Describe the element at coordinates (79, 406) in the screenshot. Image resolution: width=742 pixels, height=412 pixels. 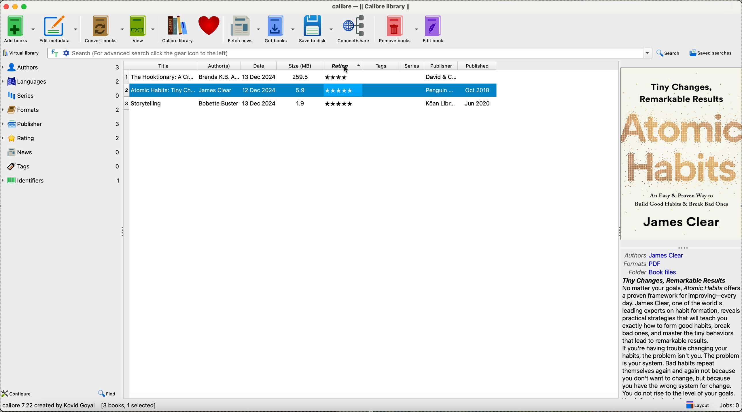
I see `calibre 7.22 created by Kovid Goyal [3 books]` at that location.